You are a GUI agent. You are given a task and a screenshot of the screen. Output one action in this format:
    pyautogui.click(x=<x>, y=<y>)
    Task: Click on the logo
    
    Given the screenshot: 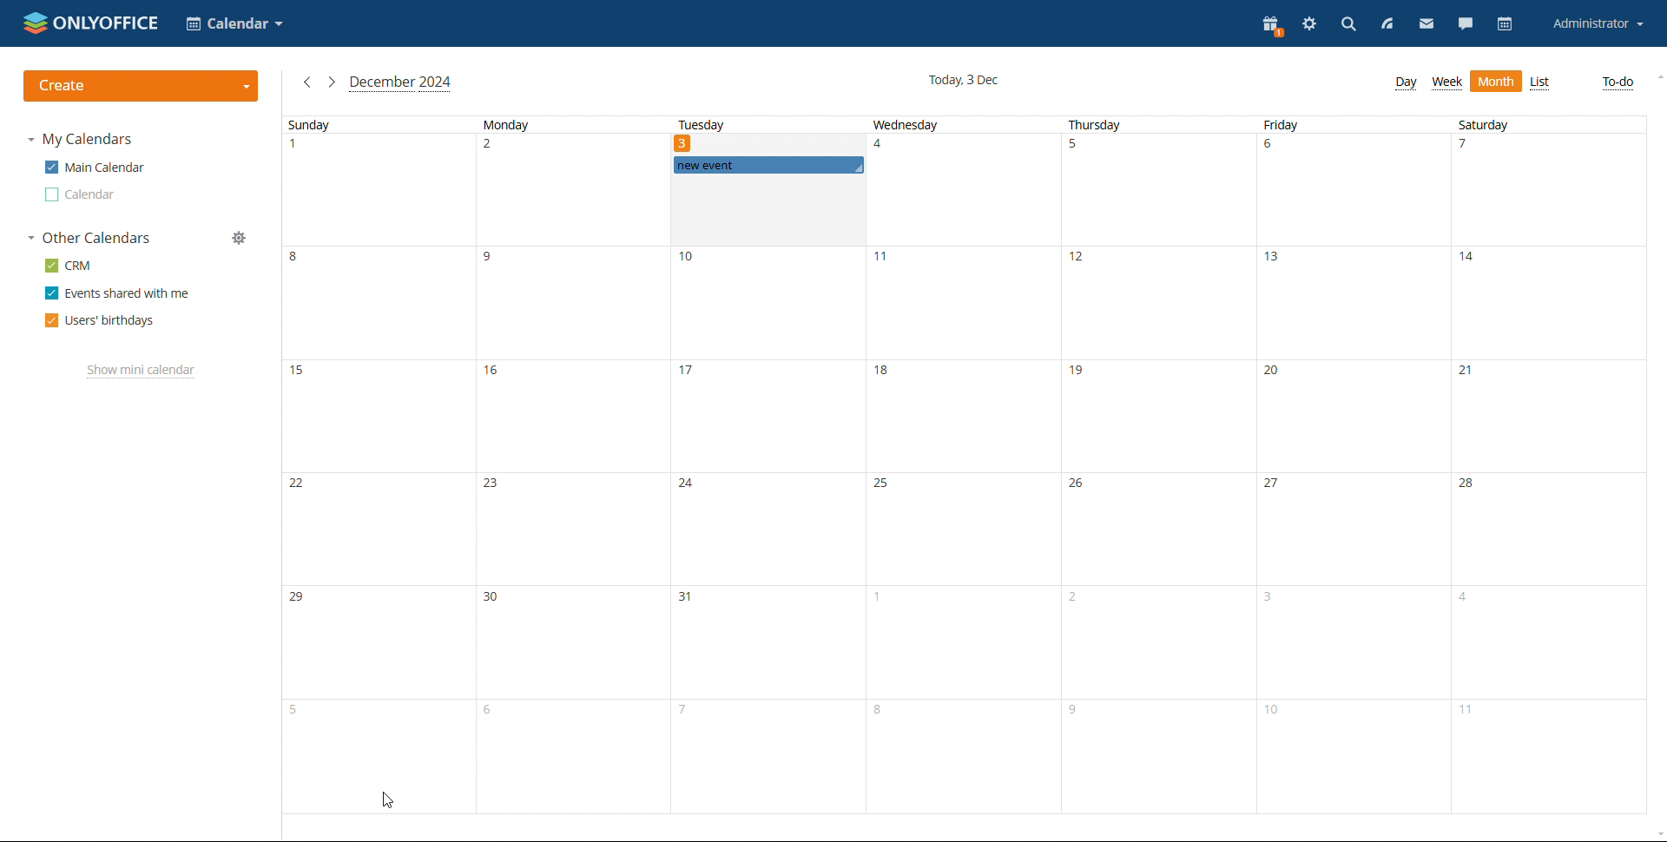 What is the action you would take?
    pyautogui.click(x=91, y=22)
    